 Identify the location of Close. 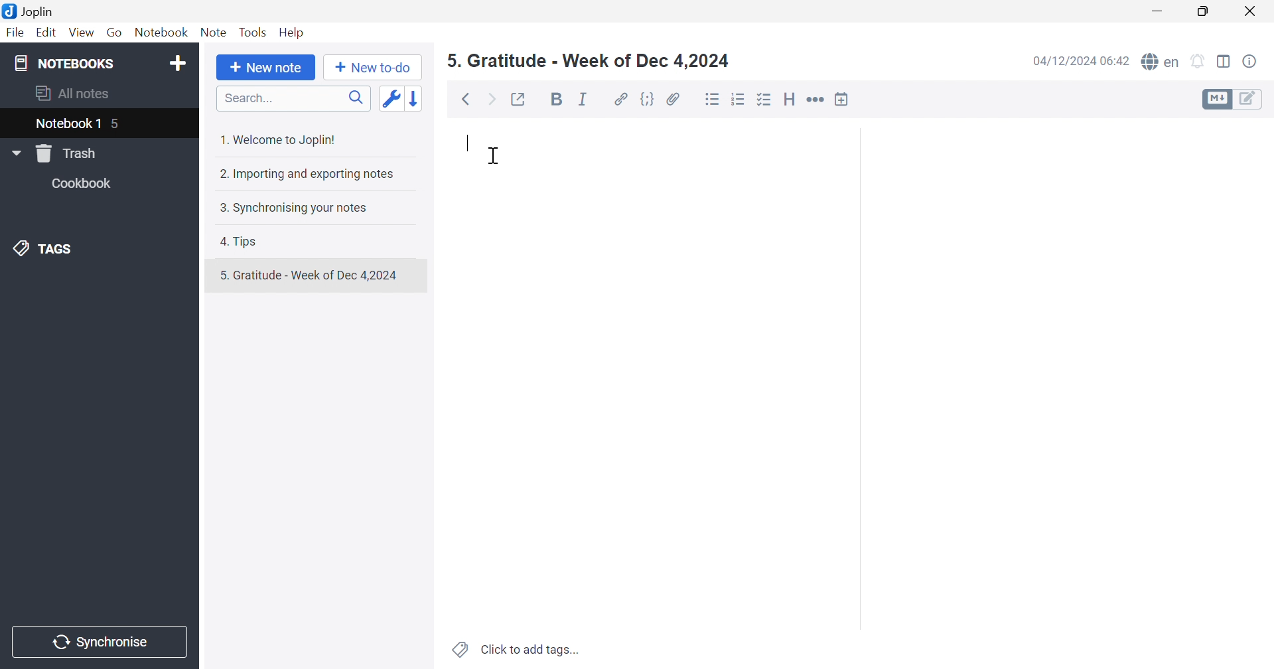
(1253, 10).